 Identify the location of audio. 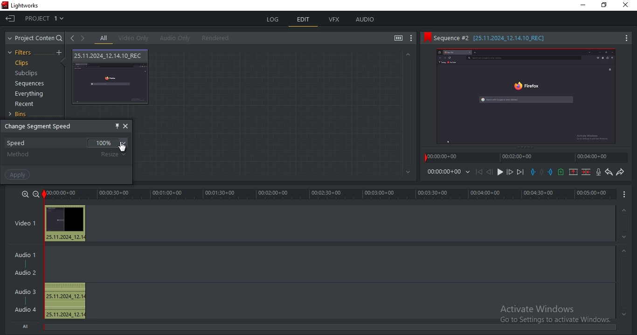
(66, 223).